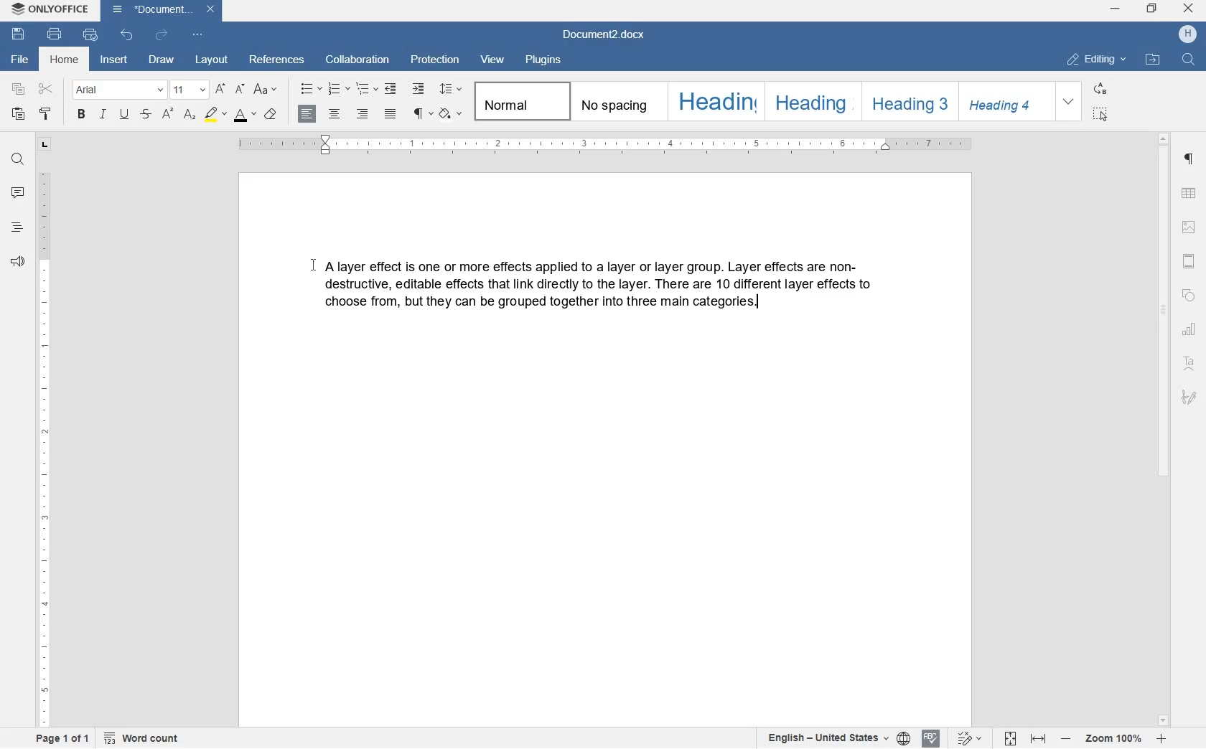  I want to click on bullets, so click(310, 89).